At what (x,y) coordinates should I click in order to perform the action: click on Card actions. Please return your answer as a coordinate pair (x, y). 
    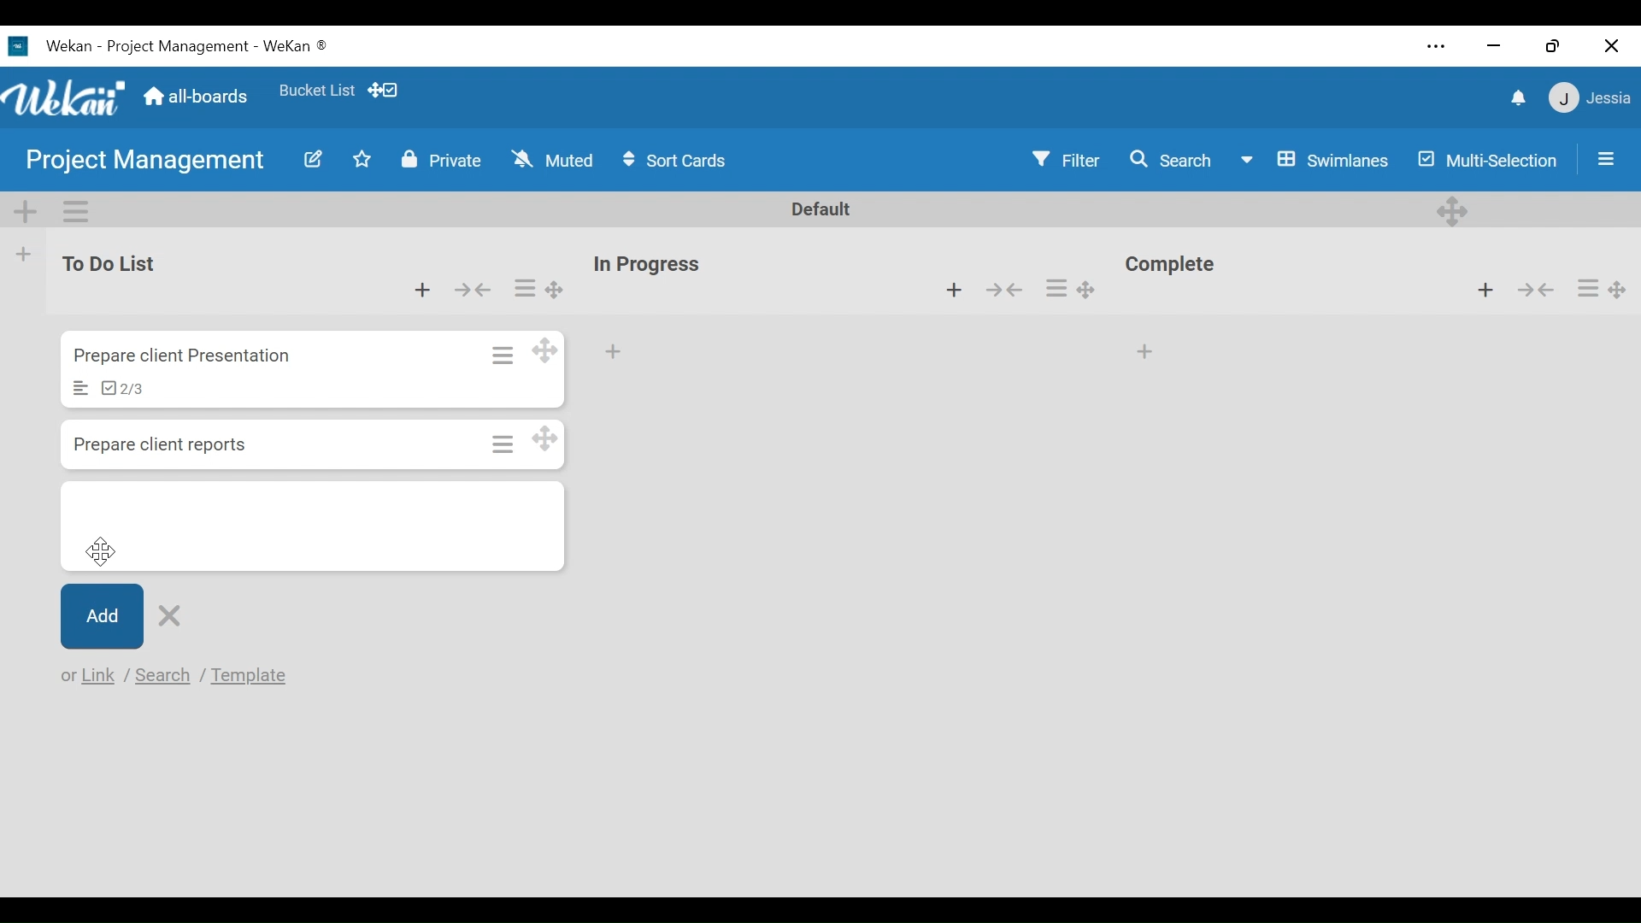
    Looking at the image, I should click on (525, 287).